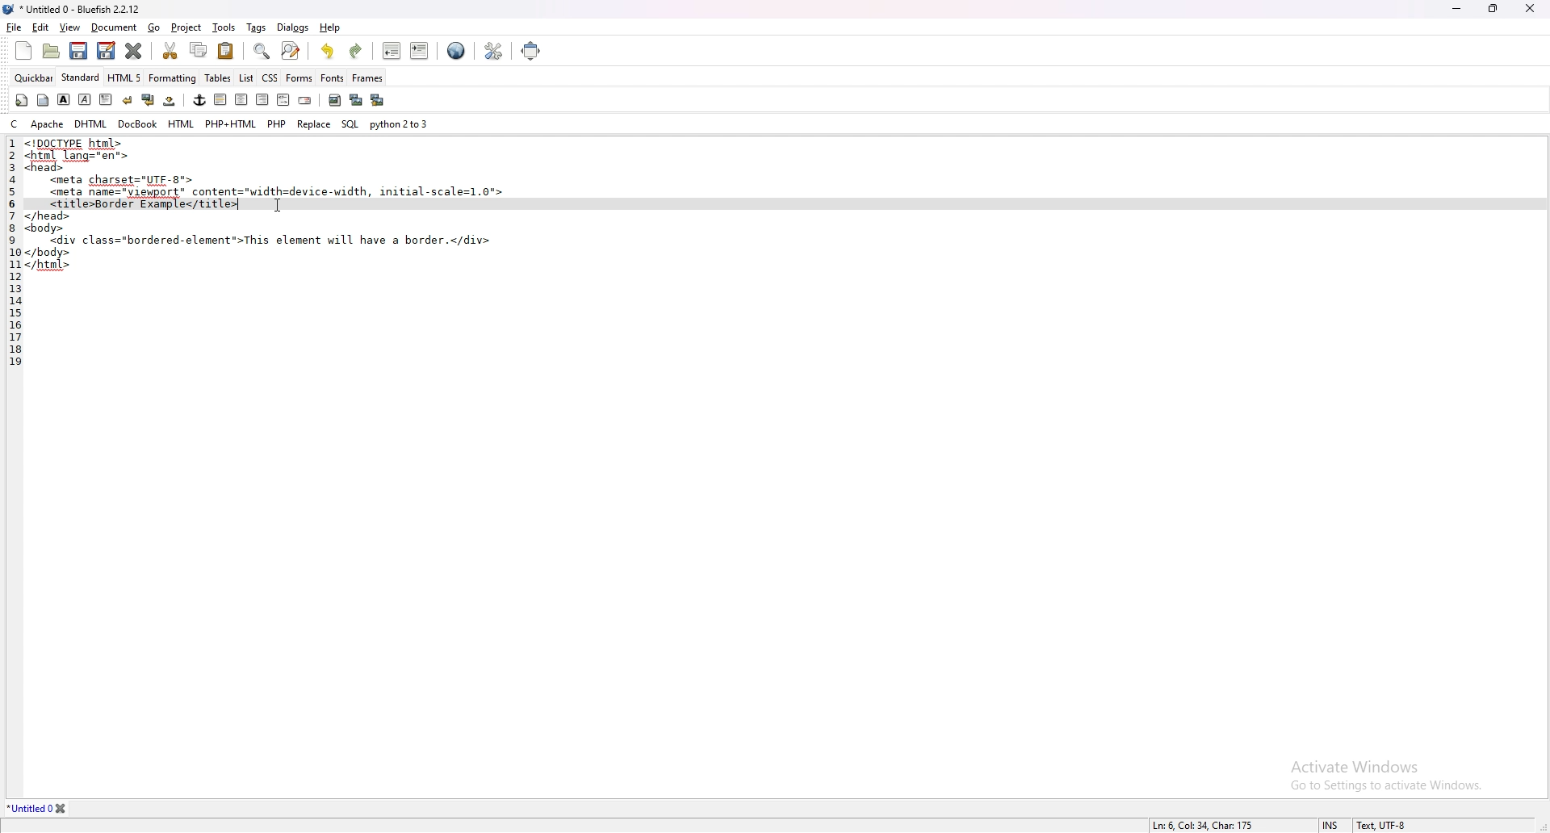 The width and height of the screenshot is (1550, 833). I want to click on 1 2 3 4 5 6 7 8 9 10 11 12 13 14 15 16 17 18 19, so click(10, 262).